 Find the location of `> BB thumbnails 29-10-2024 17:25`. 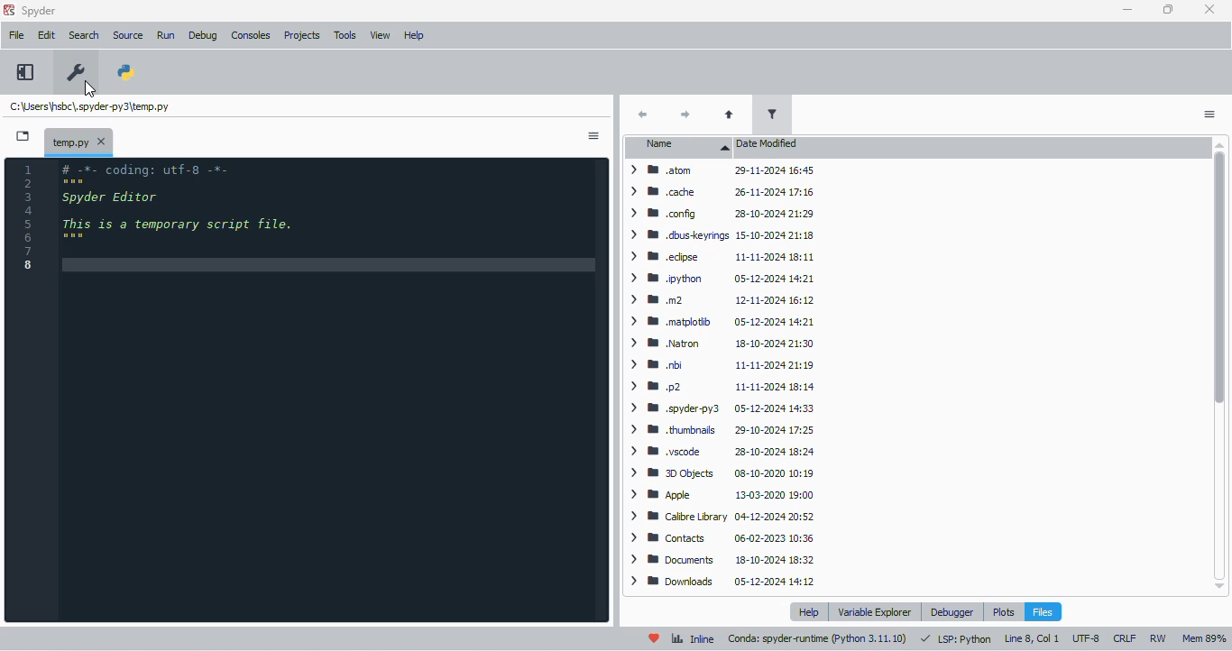

> BB thumbnails 29-10-2024 17:25 is located at coordinates (720, 430).